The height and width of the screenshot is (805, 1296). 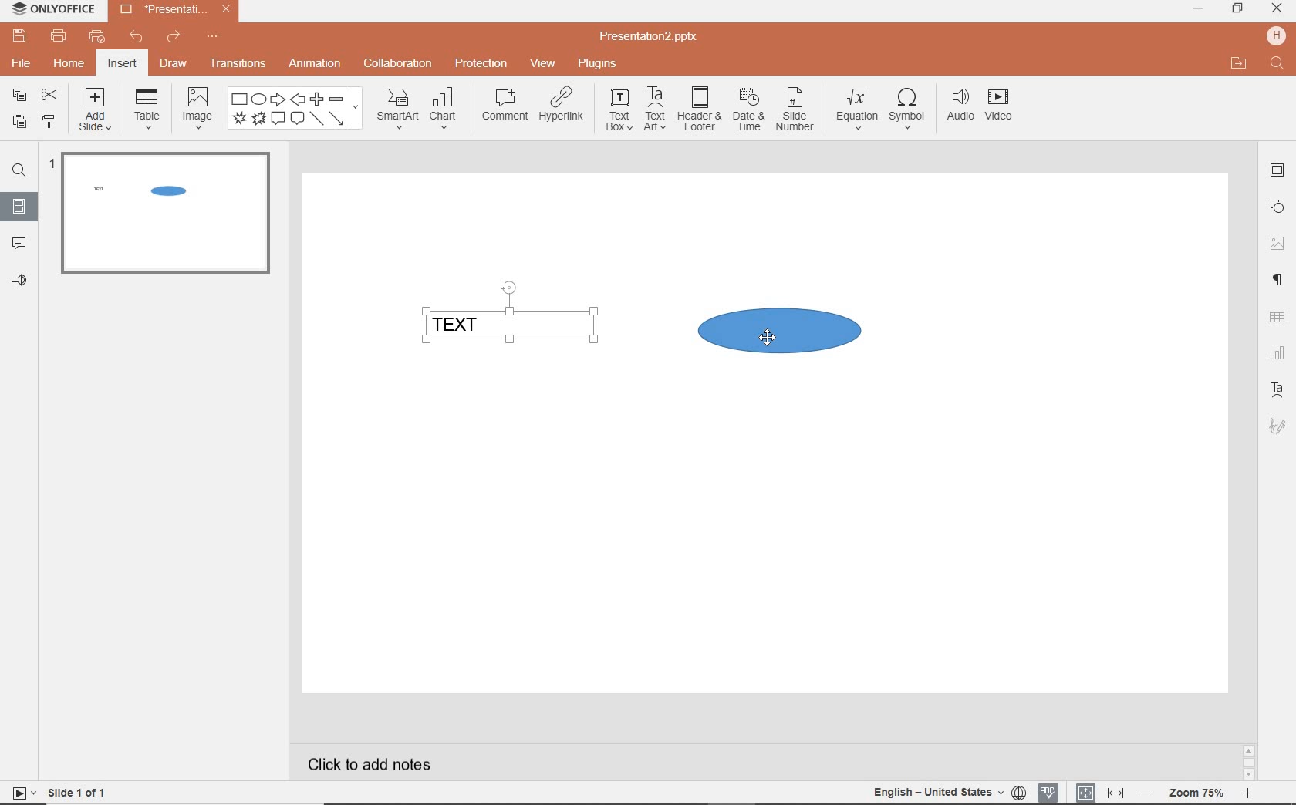 I want to click on SCROLLBAR, so click(x=1249, y=761).